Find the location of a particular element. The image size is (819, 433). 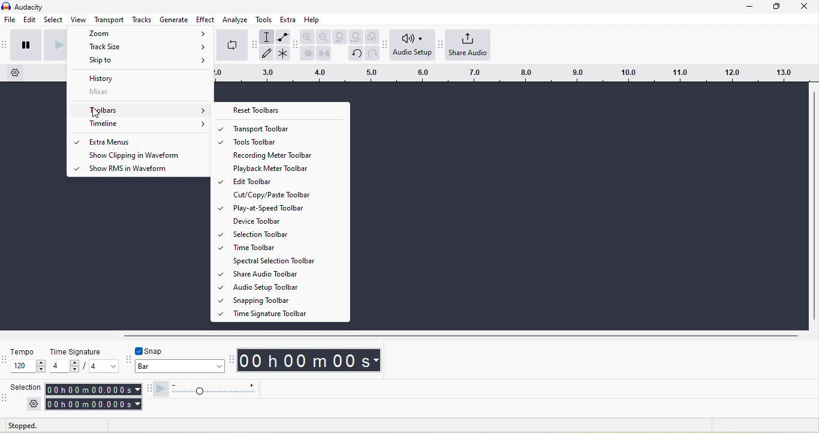

Show clipping in waveform  is located at coordinates (145, 155).